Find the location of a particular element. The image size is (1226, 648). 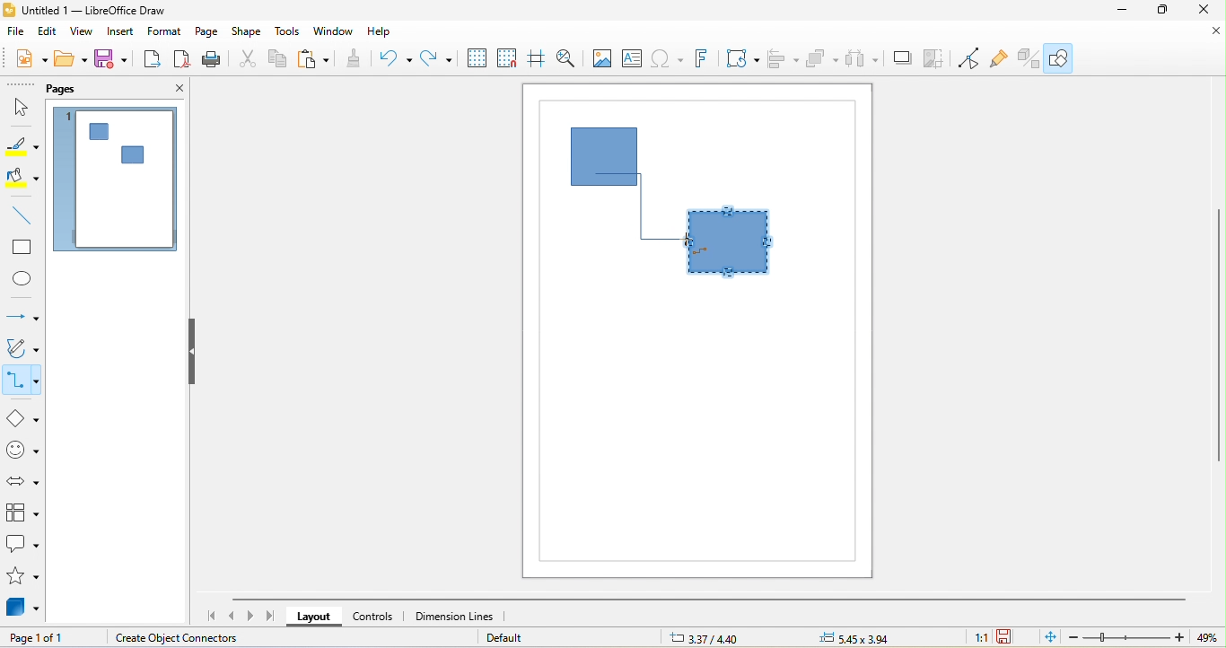

pags is located at coordinates (72, 91).